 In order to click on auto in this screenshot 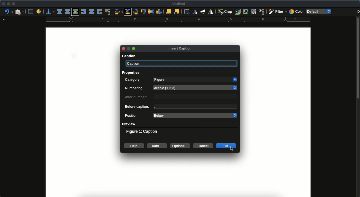, I will do `click(157, 146)`.